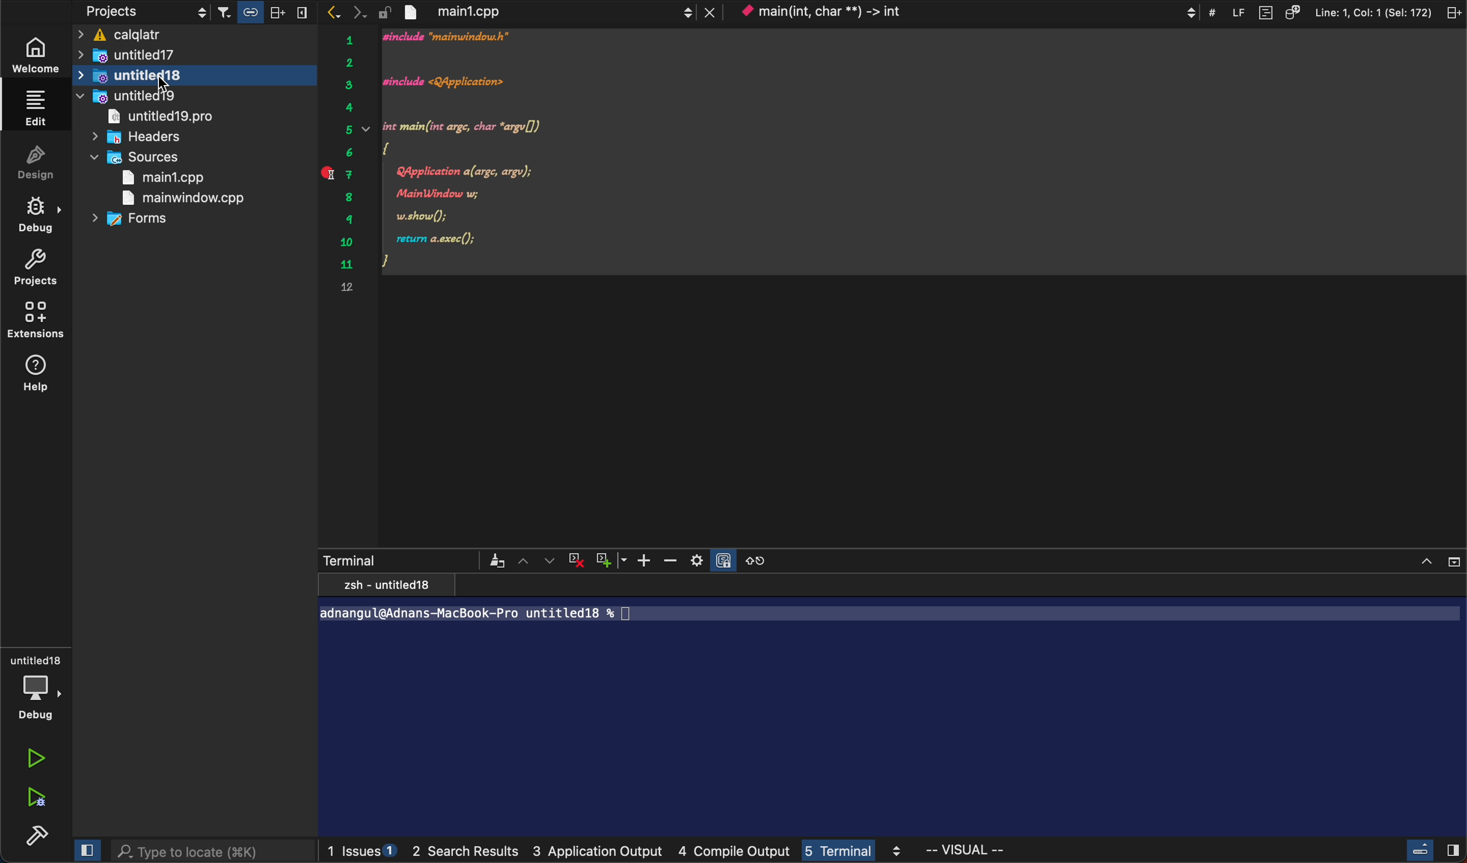  Describe the element at coordinates (36, 320) in the screenshot. I see `extensions` at that location.